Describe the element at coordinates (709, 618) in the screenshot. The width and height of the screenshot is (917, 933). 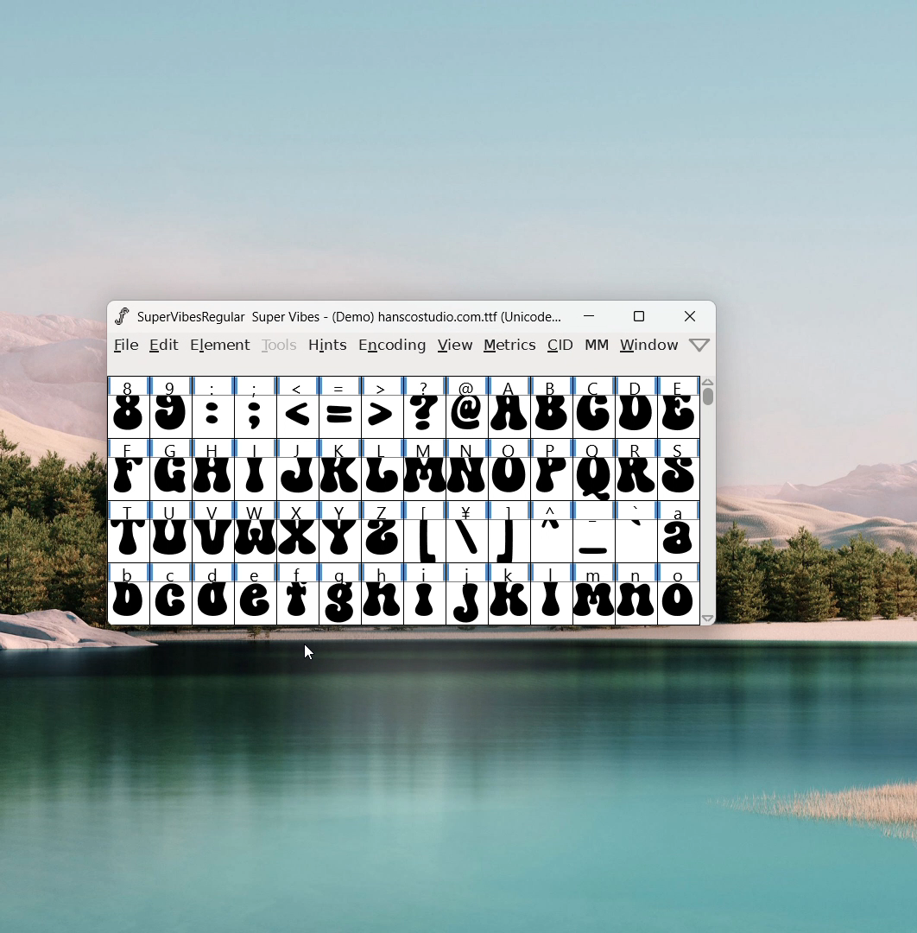
I see `scroll down` at that location.